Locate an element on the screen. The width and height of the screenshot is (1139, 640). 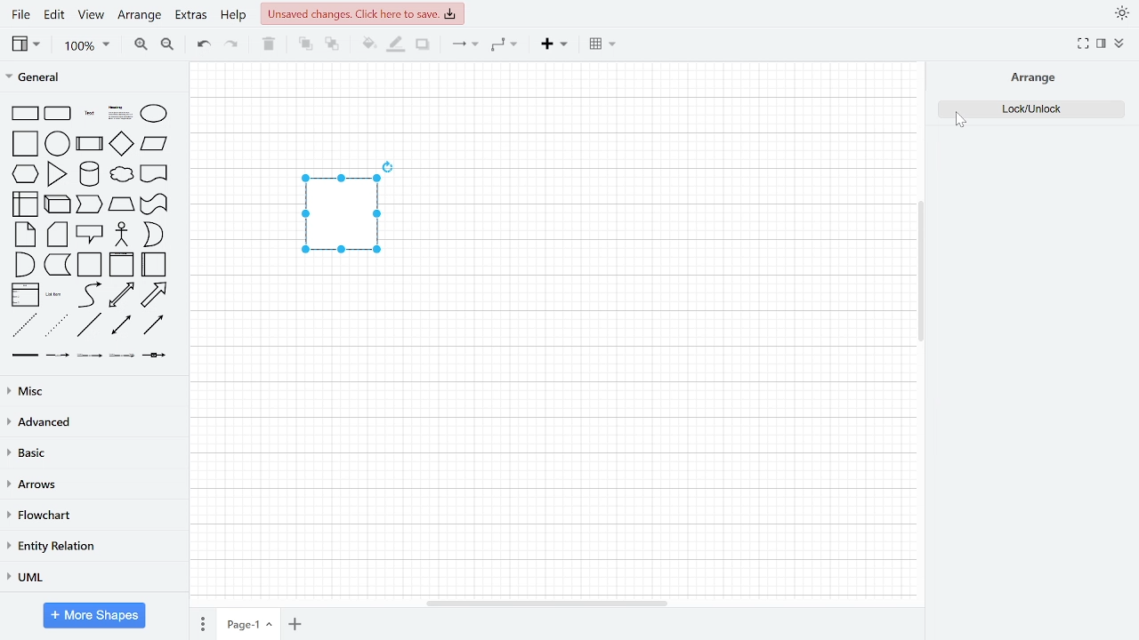
or is located at coordinates (152, 235).